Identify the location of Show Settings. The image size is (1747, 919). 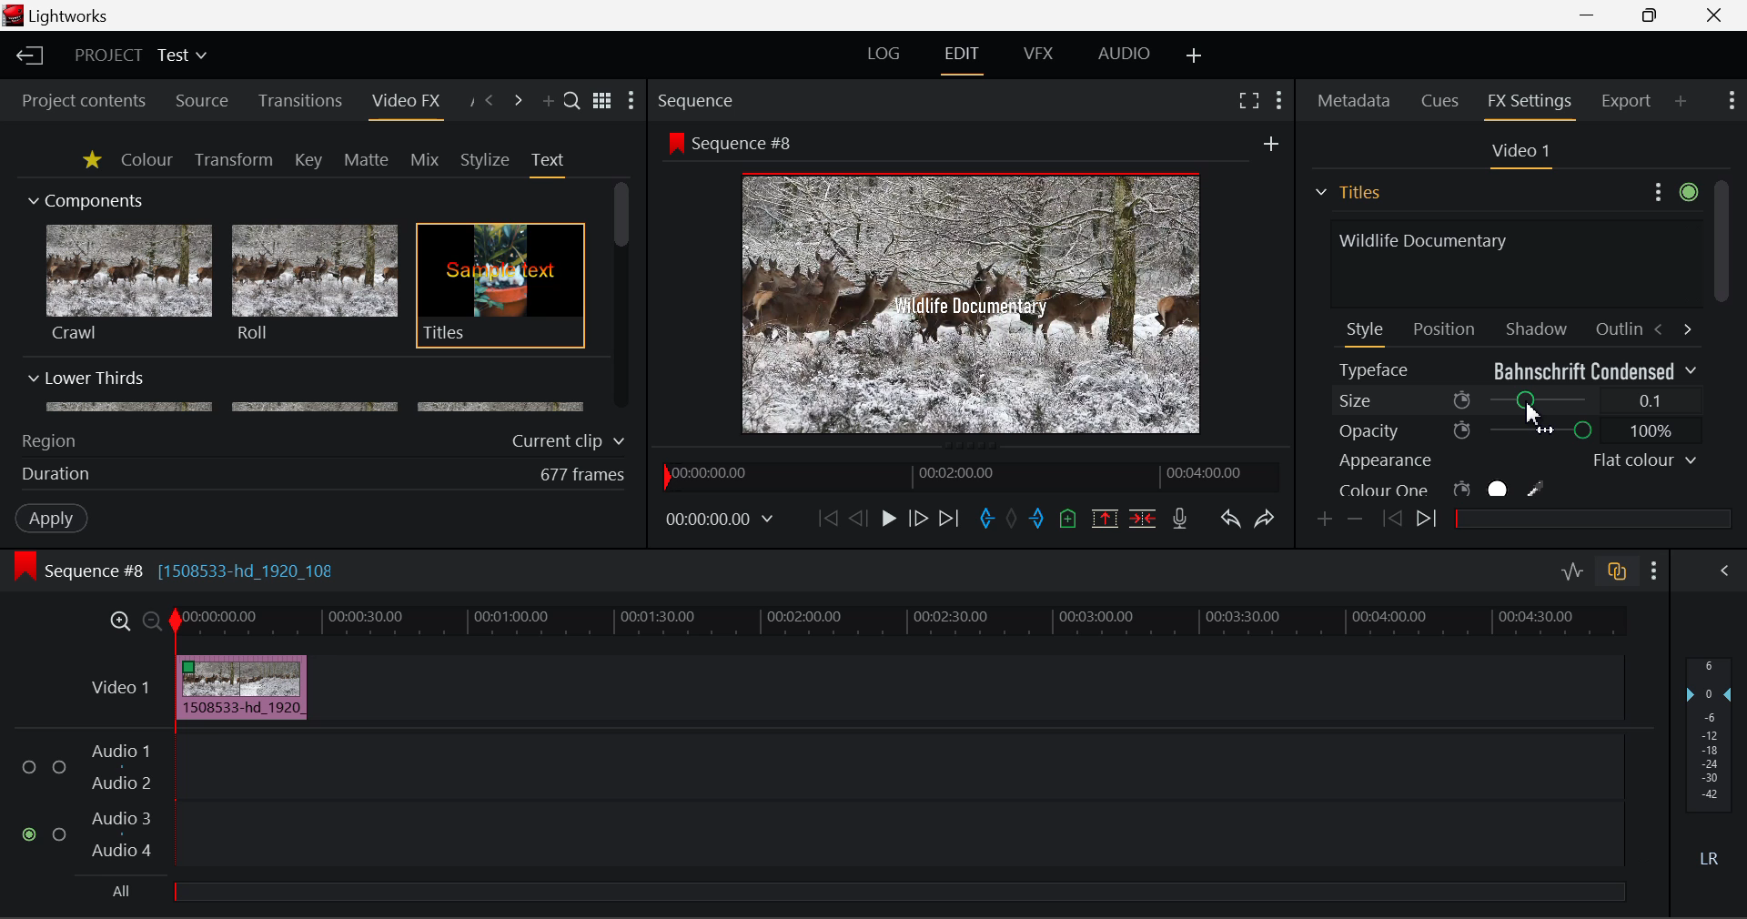
(631, 100).